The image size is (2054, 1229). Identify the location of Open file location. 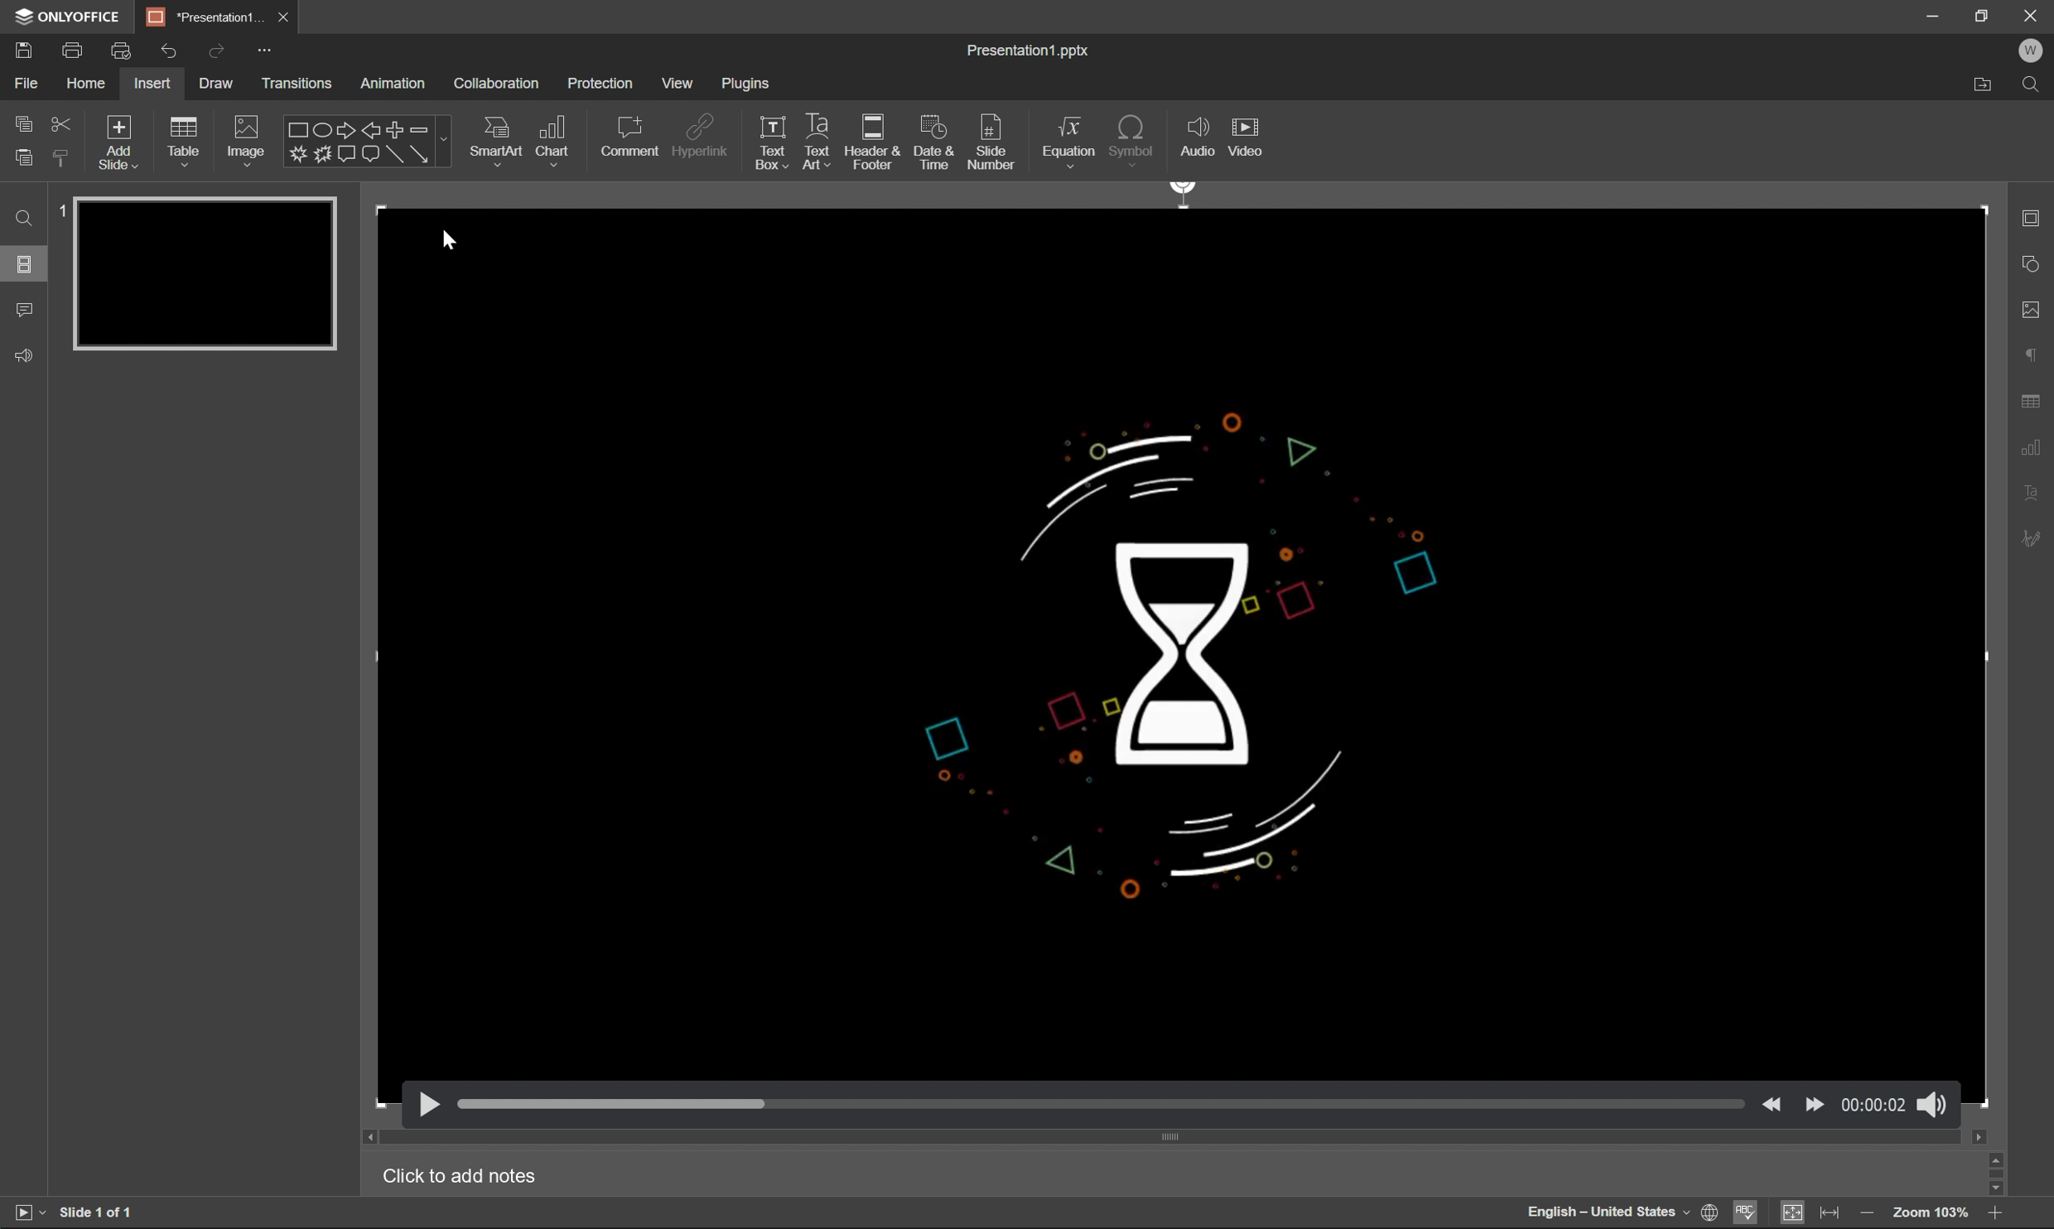
(1988, 84).